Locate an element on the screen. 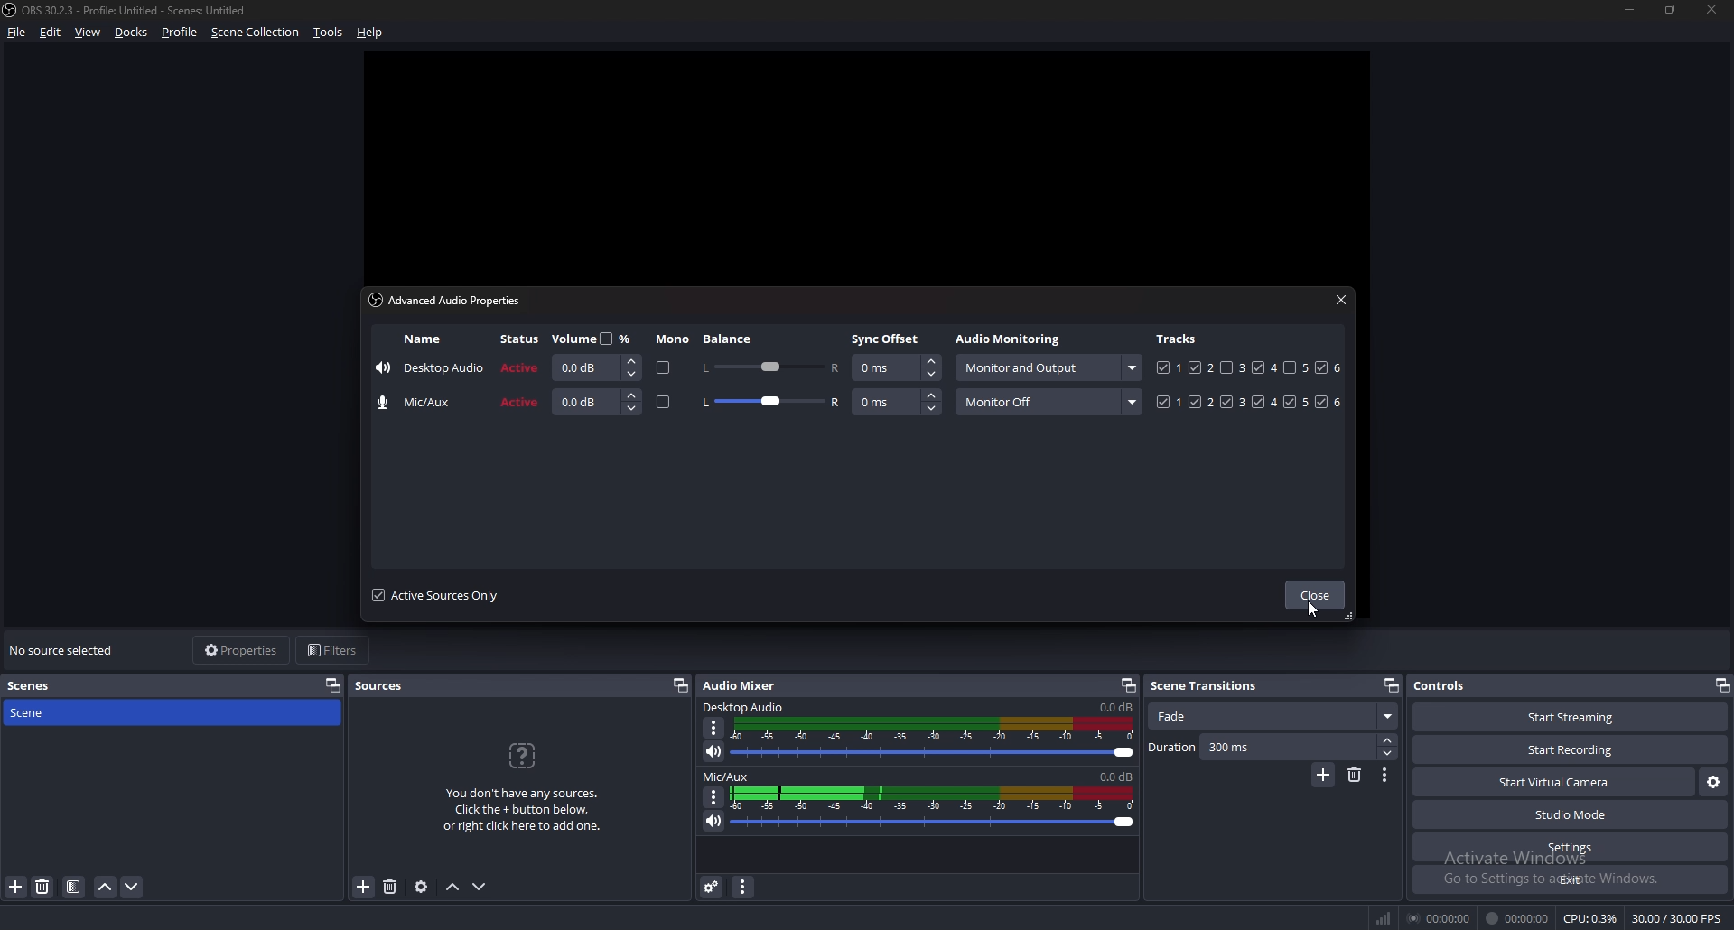  sync offset input is located at coordinates (896, 368).